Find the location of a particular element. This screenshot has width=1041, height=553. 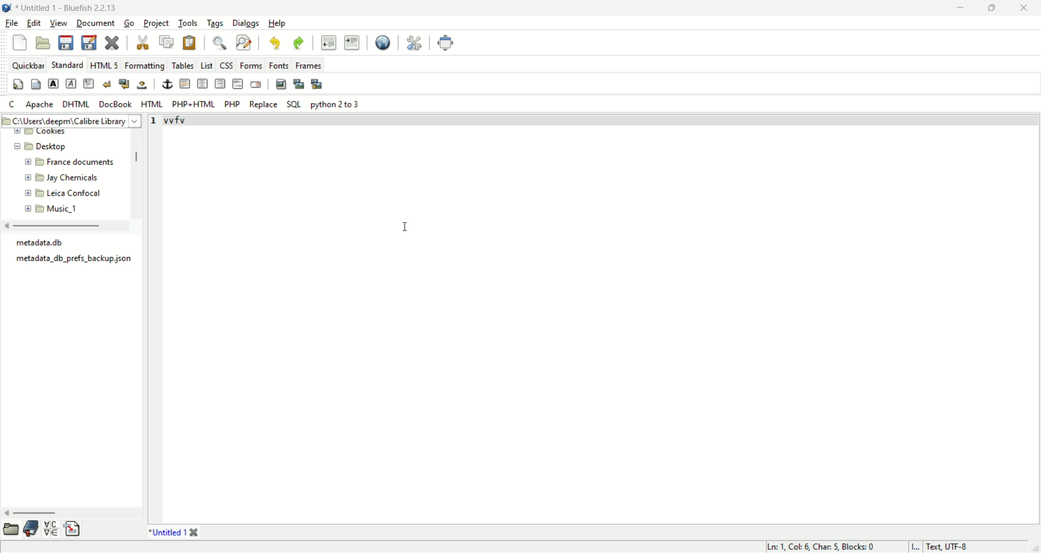

Jay Chemicals is located at coordinates (75, 178).